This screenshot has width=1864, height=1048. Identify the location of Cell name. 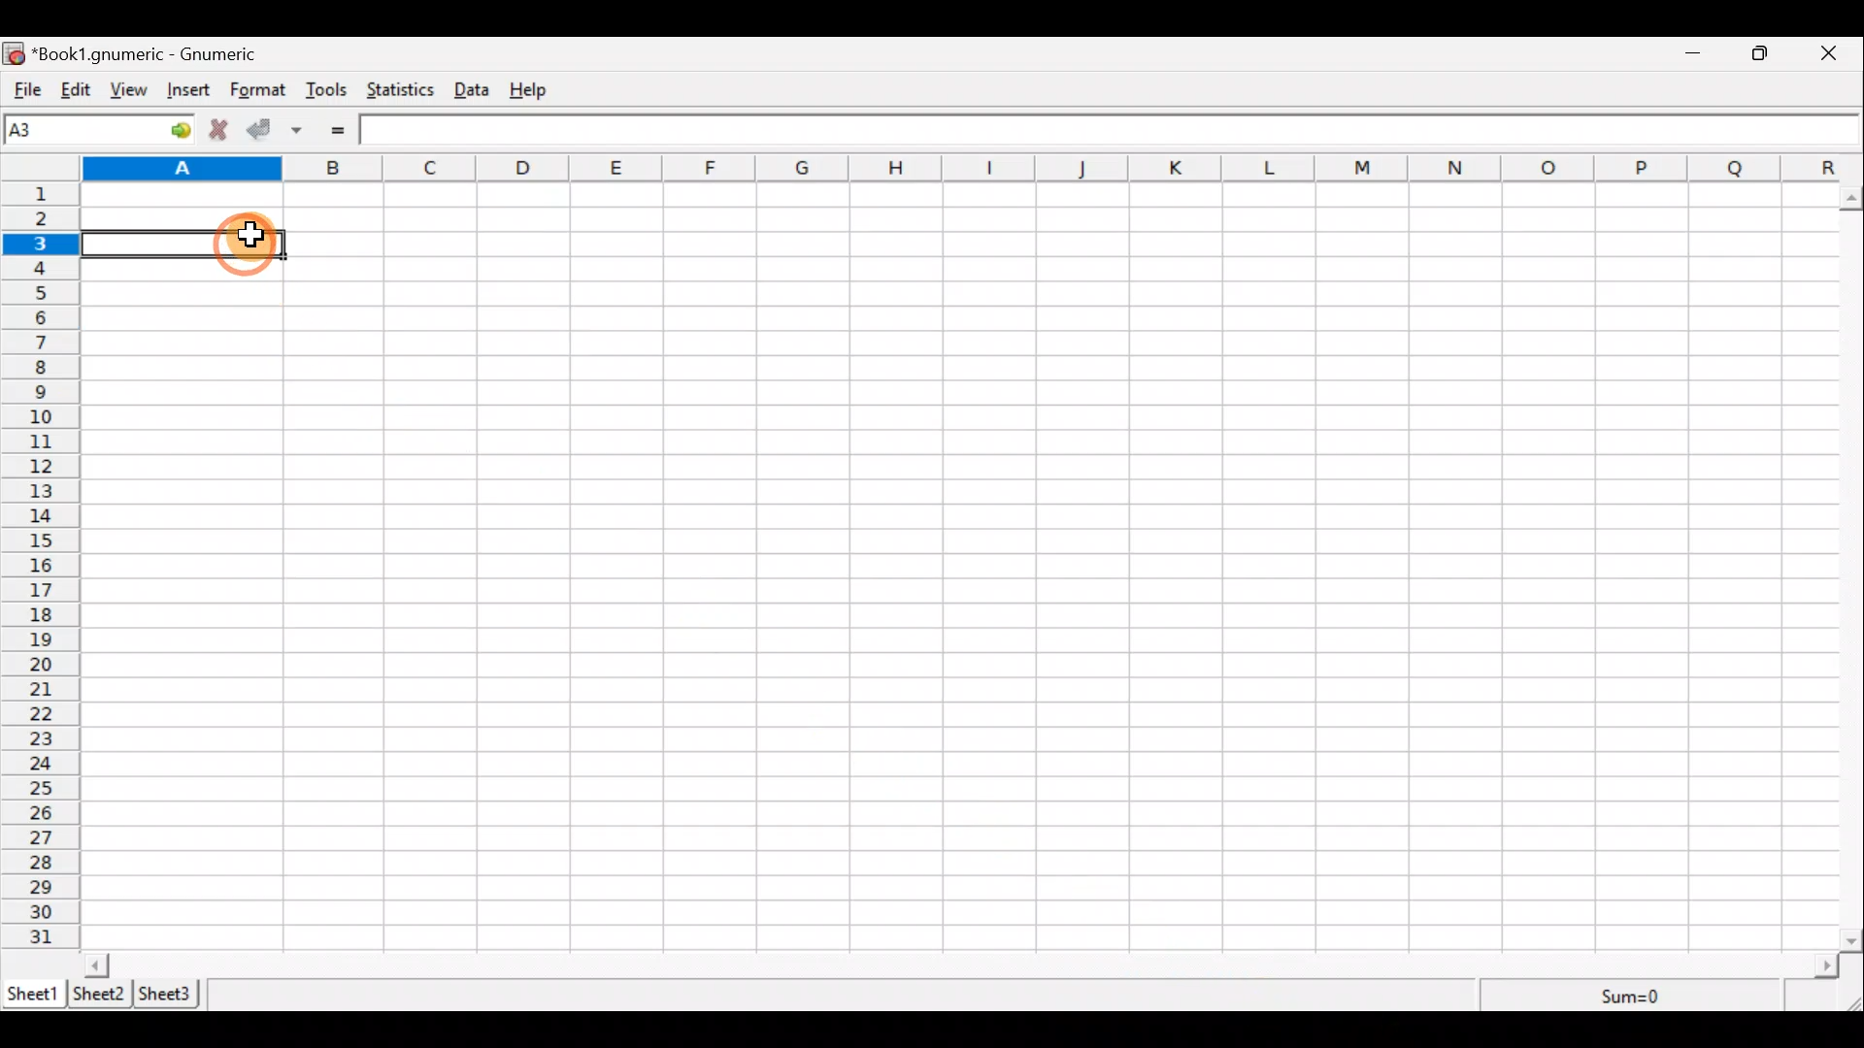
(100, 129).